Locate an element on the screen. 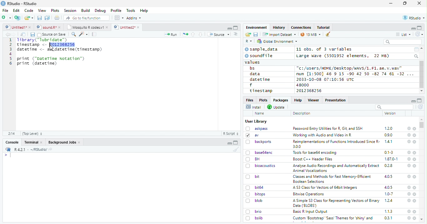 The image size is (427, 224). Addins is located at coordinates (134, 18).